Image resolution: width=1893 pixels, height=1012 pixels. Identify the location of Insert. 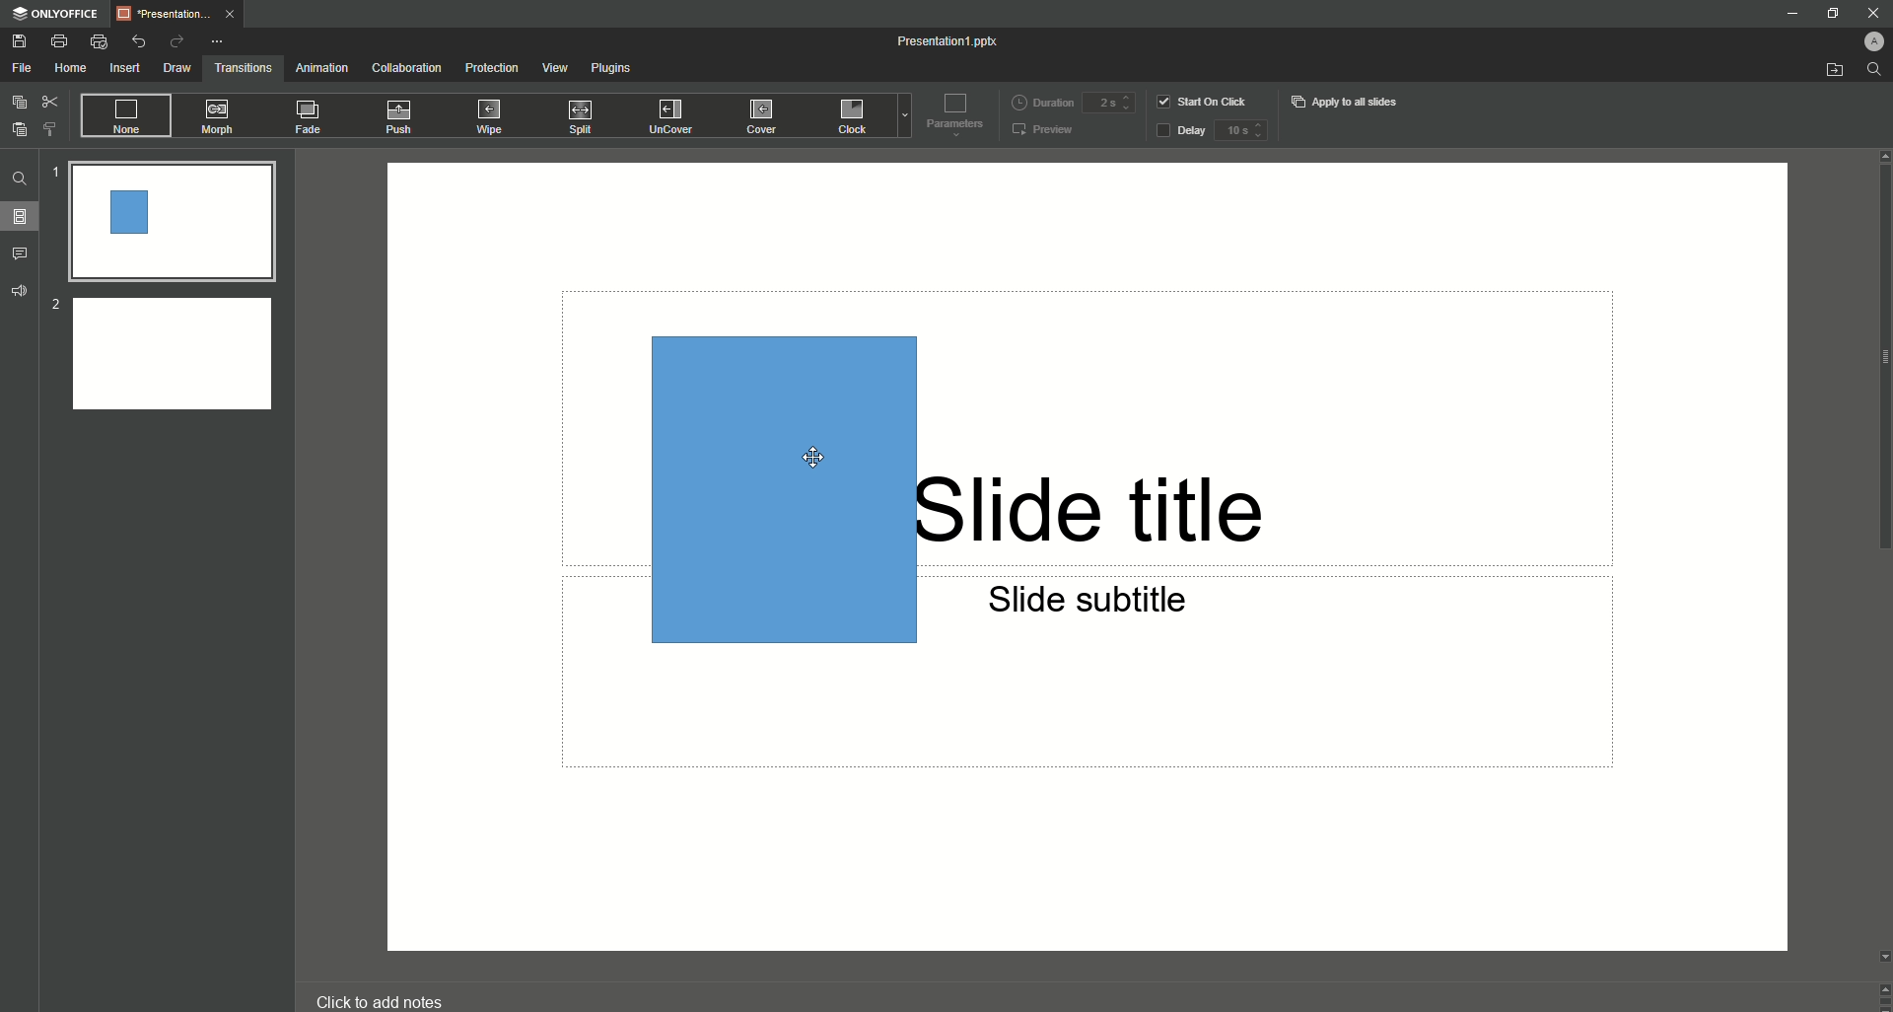
(122, 68).